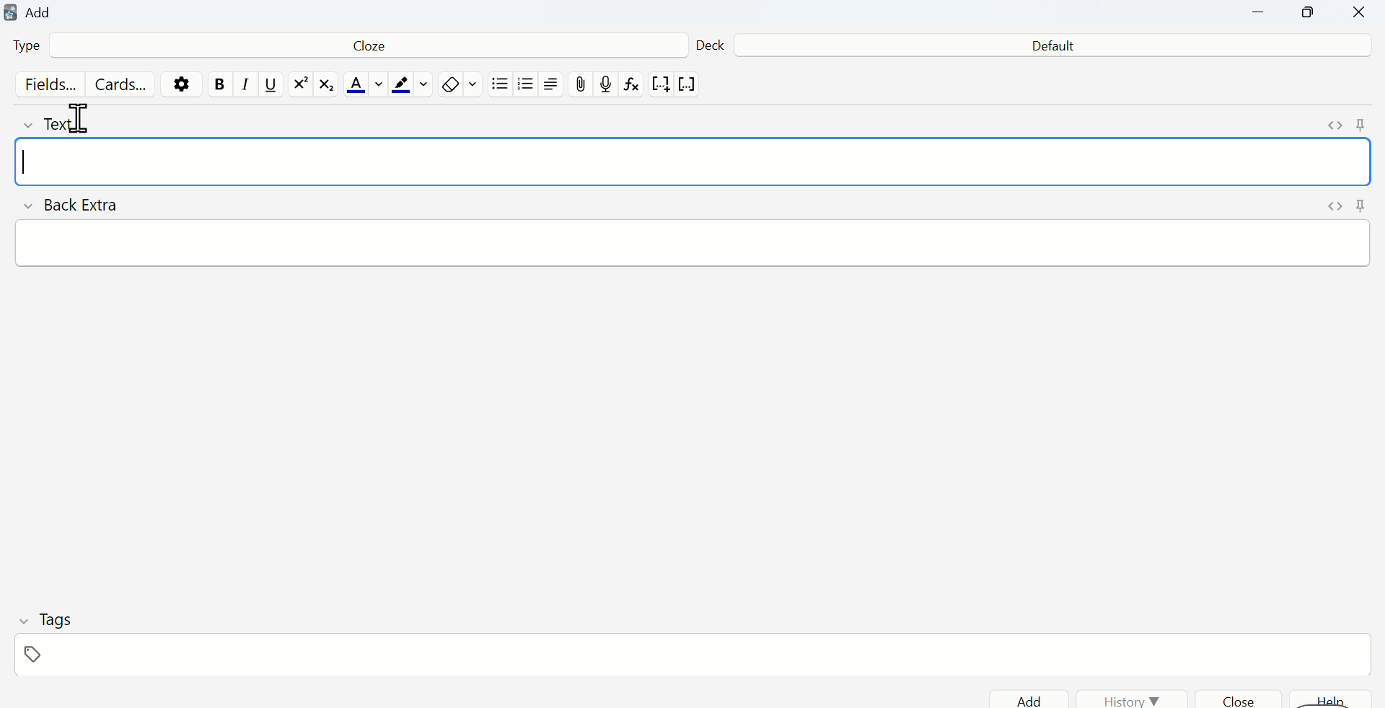 The width and height of the screenshot is (1385, 708). What do you see at coordinates (1358, 14) in the screenshot?
I see `Close` at bounding box center [1358, 14].